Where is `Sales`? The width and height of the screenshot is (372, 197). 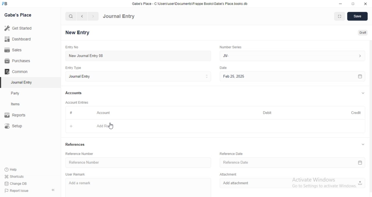 Sales is located at coordinates (17, 50).